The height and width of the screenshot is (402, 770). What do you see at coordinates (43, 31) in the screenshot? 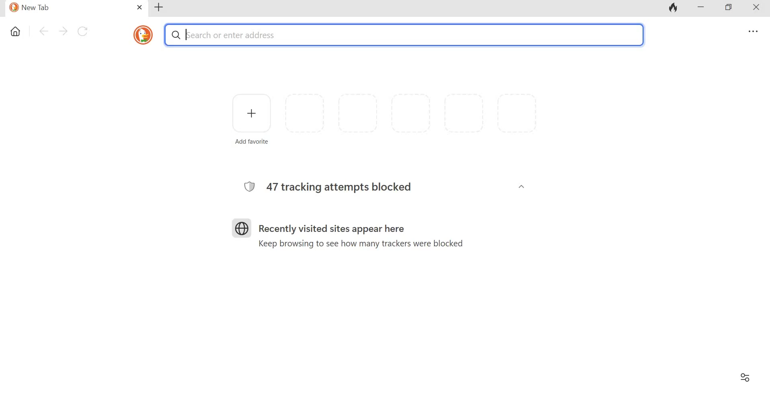
I see `Go back one page` at bounding box center [43, 31].